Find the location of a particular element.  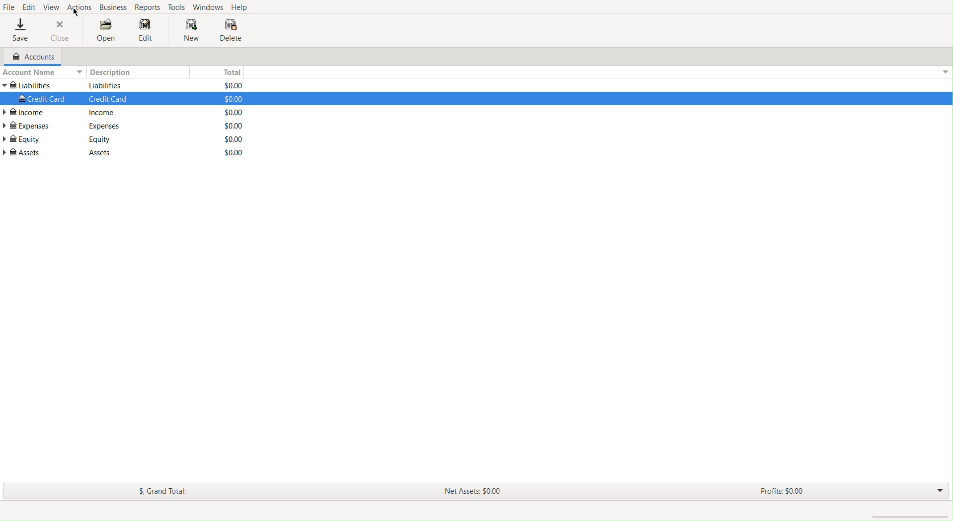

Total is located at coordinates (233, 85).